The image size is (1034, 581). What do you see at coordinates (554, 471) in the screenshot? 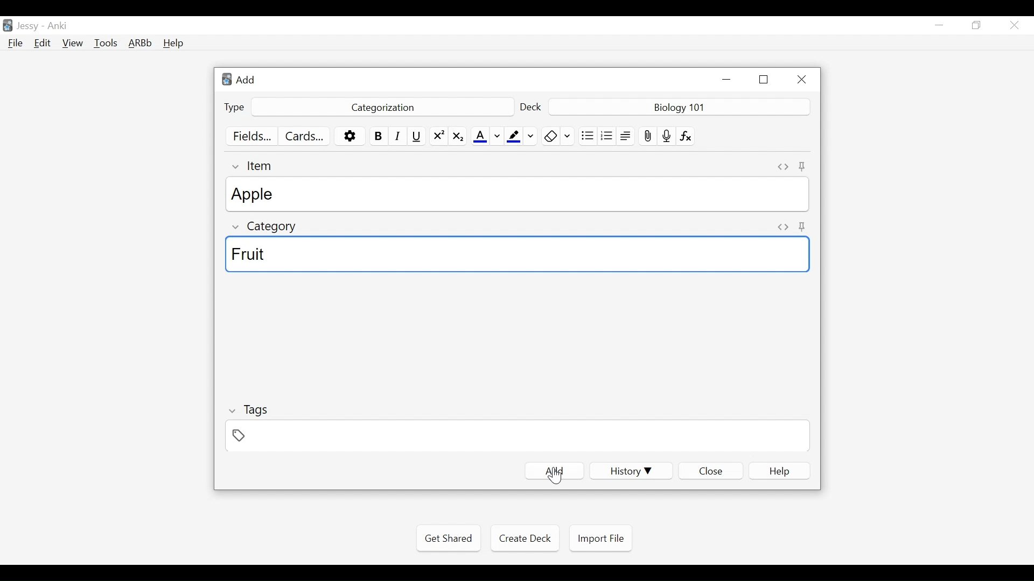
I see `Add` at bounding box center [554, 471].